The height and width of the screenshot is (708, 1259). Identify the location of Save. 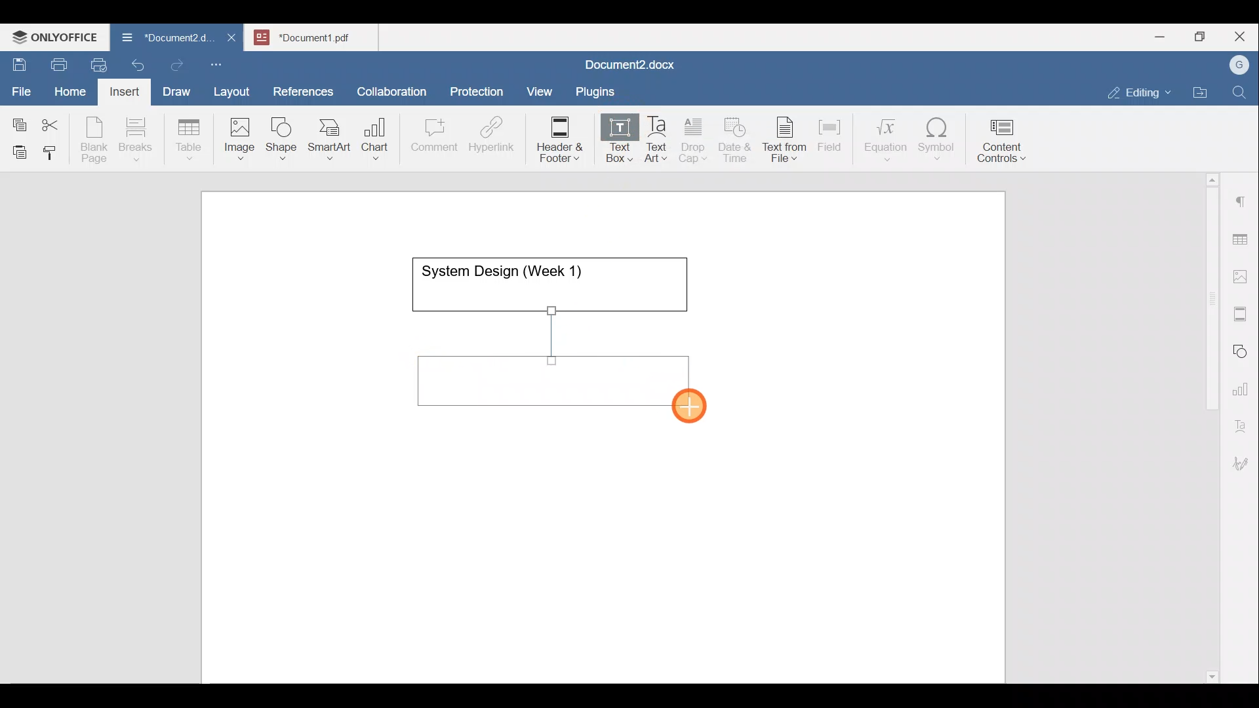
(18, 62).